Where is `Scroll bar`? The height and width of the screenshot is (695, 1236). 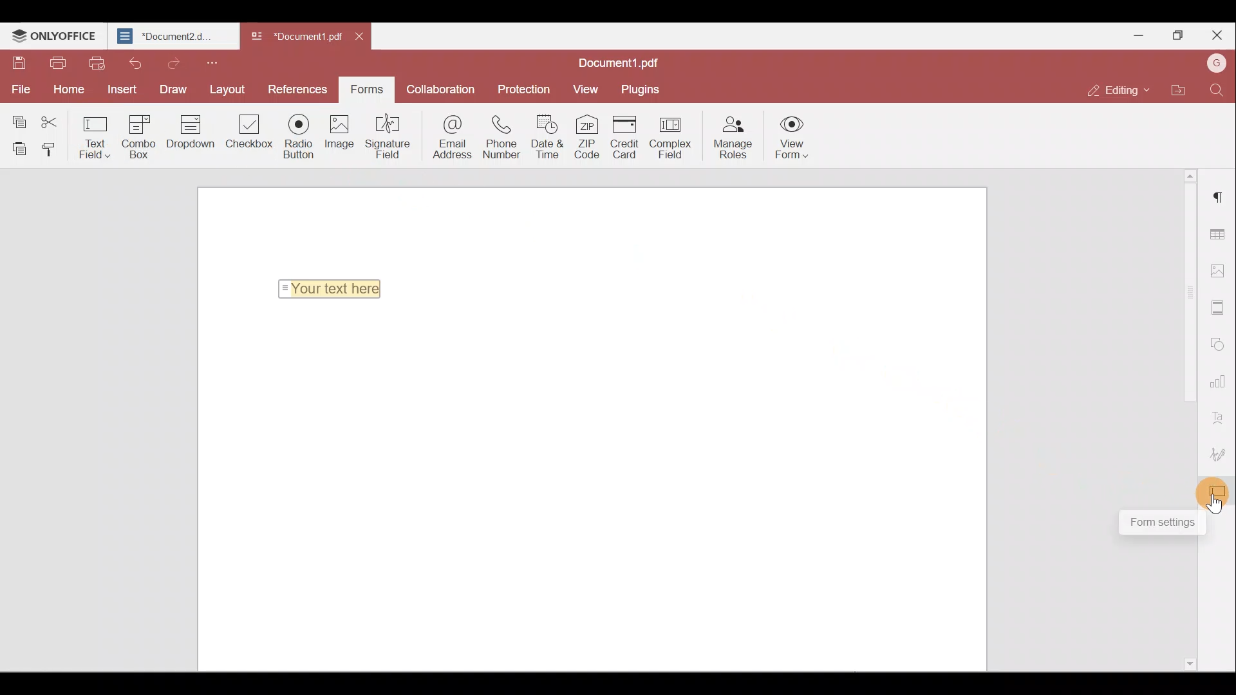
Scroll bar is located at coordinates (1182, 333).